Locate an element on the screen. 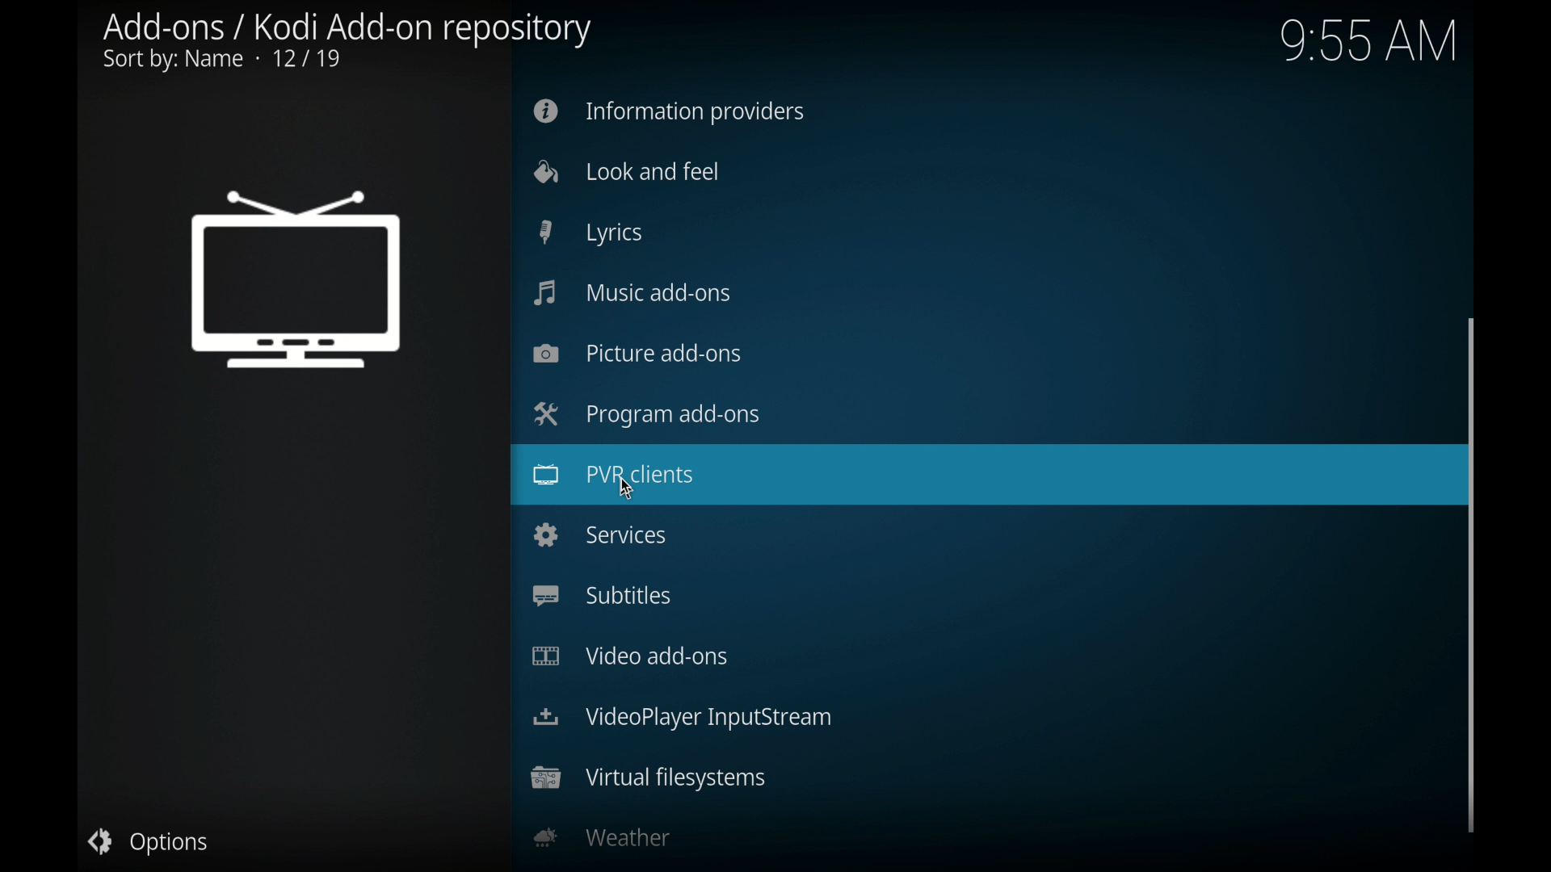 Image resolution: width=1551 pixels, height=872 pixels. videoplayer inputstream is located at coordinates (683, 719).